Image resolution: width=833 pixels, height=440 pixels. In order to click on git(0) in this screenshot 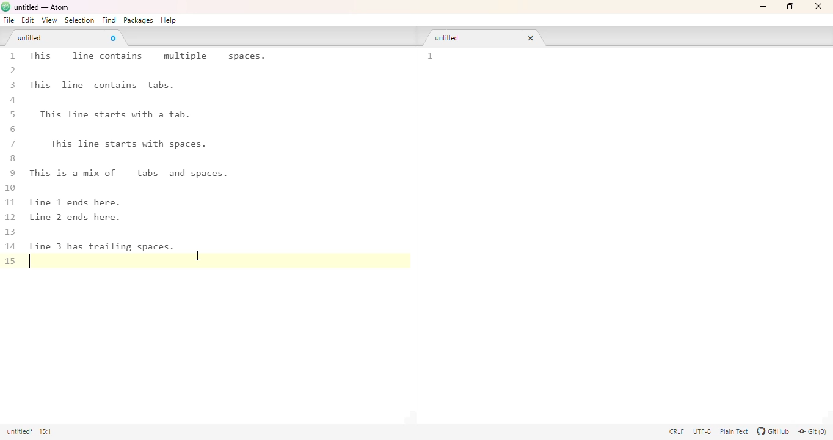, I will do `click(812, 432)`.